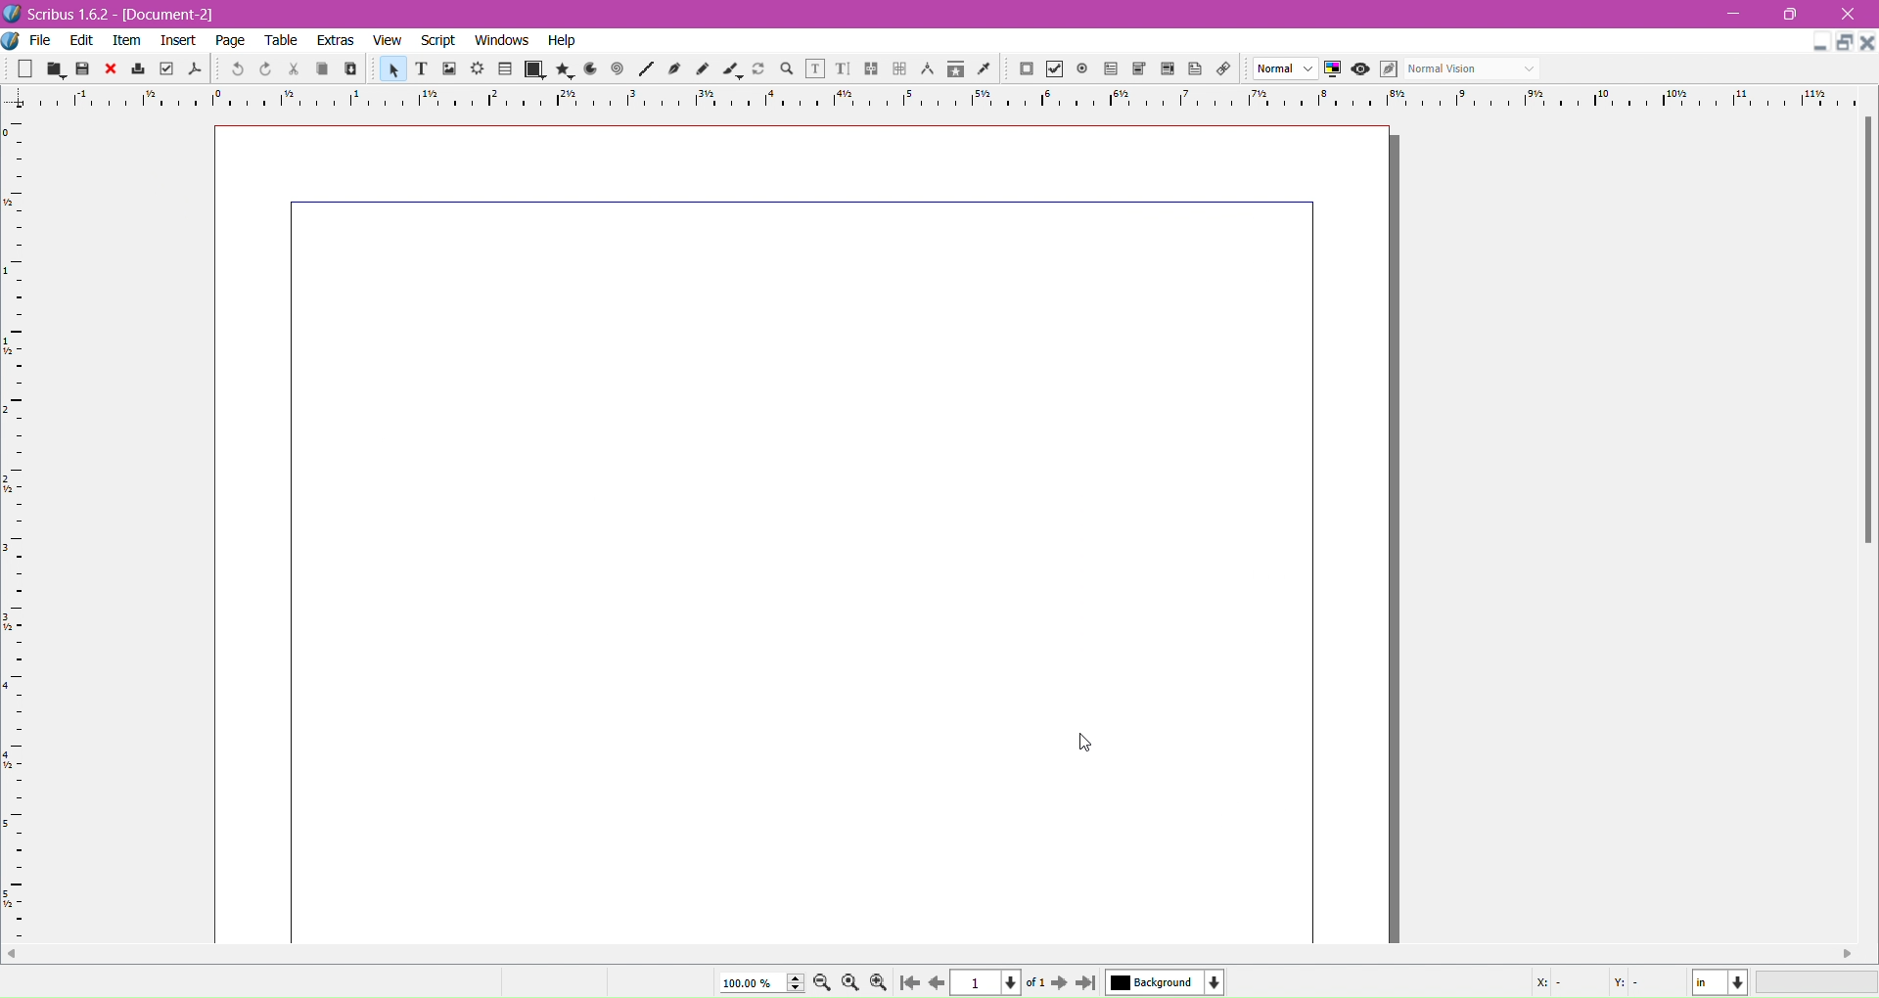 The width and height of the screenshot is (1879, 998). Describe the element at coordinates (16, 514) in the screenshot. I see `Left scale` at that location.